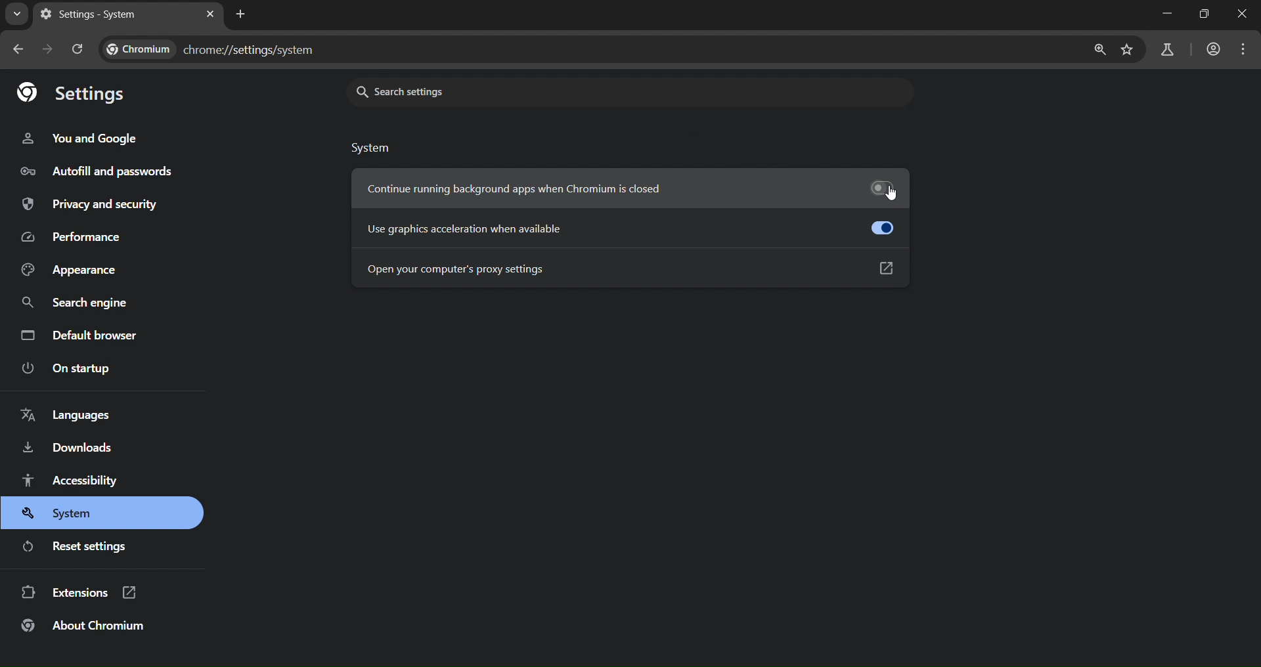  What do you see at coordinates (210, 14) in the screenshot?
I see `close tab` at bounding box center [210, 14].